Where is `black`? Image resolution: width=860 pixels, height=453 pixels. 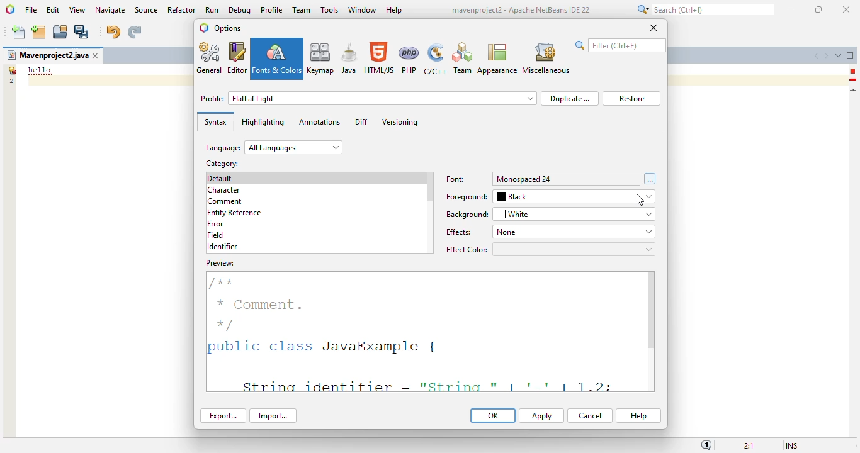 black is located at coordinates (575, 197).